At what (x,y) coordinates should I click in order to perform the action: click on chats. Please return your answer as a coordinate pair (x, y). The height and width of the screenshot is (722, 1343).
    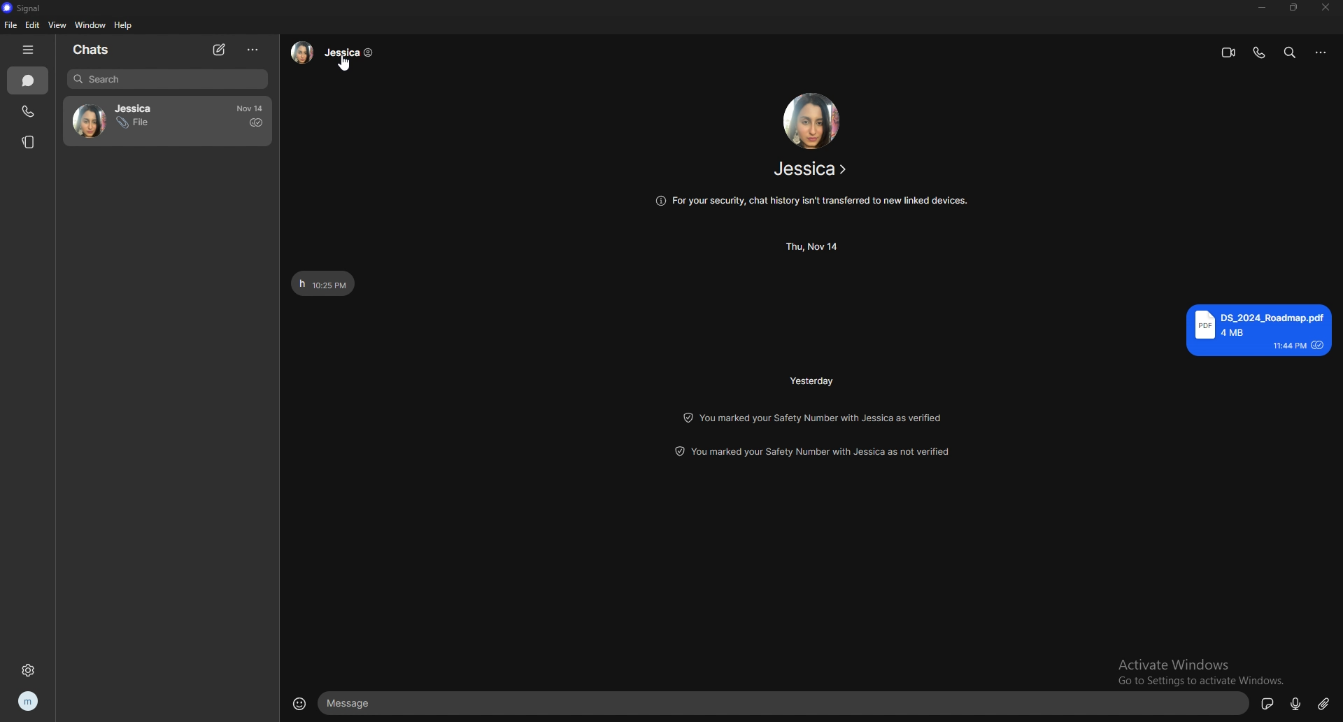
    Looking at the image, I should click on (94, 50).